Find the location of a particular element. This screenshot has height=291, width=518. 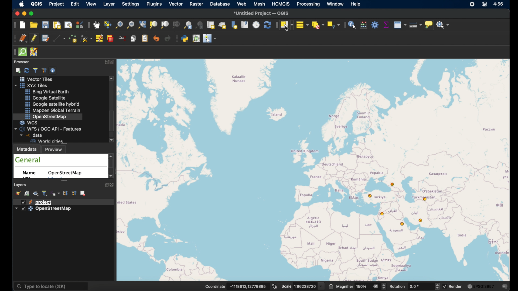

measure line is located at coordinates (414, 25).